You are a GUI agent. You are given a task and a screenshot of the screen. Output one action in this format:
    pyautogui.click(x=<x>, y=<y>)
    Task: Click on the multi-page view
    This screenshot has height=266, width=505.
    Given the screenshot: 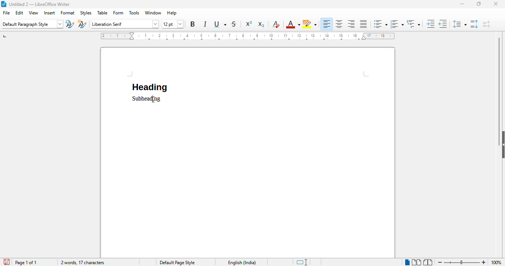 What is the action you would take?
    pyautogui.click(x=417, y=262)
    